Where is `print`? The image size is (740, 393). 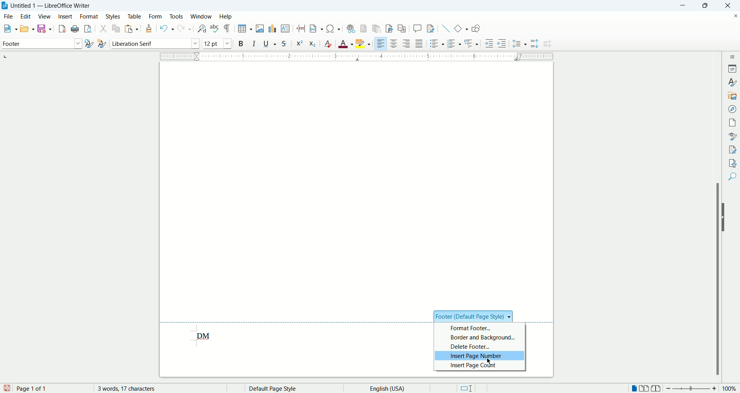 print is located at coordinates (74, 29).